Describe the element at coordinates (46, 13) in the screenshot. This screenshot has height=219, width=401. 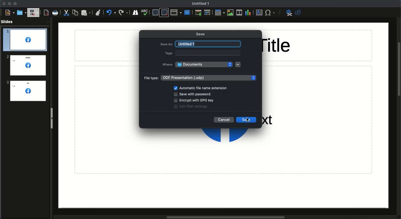
I see `Export as PDF` at that location.